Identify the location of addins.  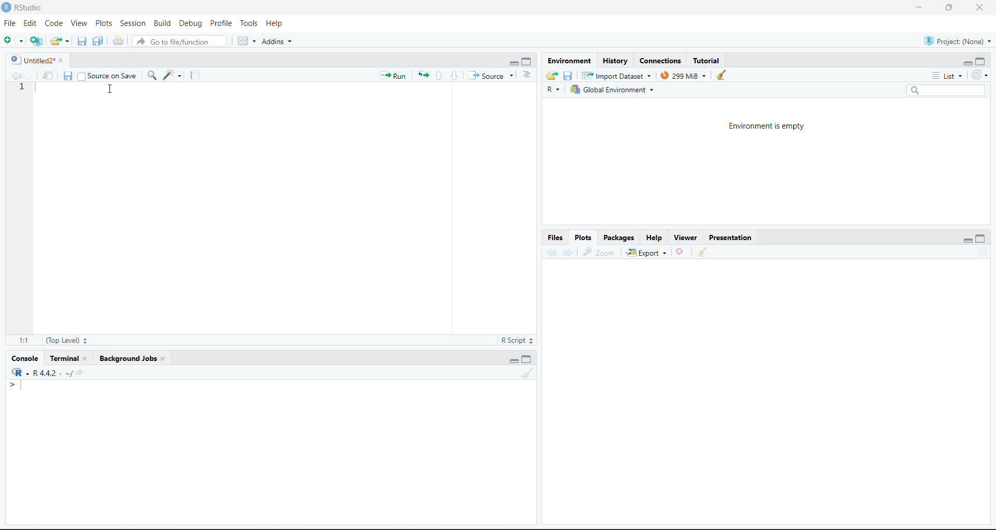
(279, 40).